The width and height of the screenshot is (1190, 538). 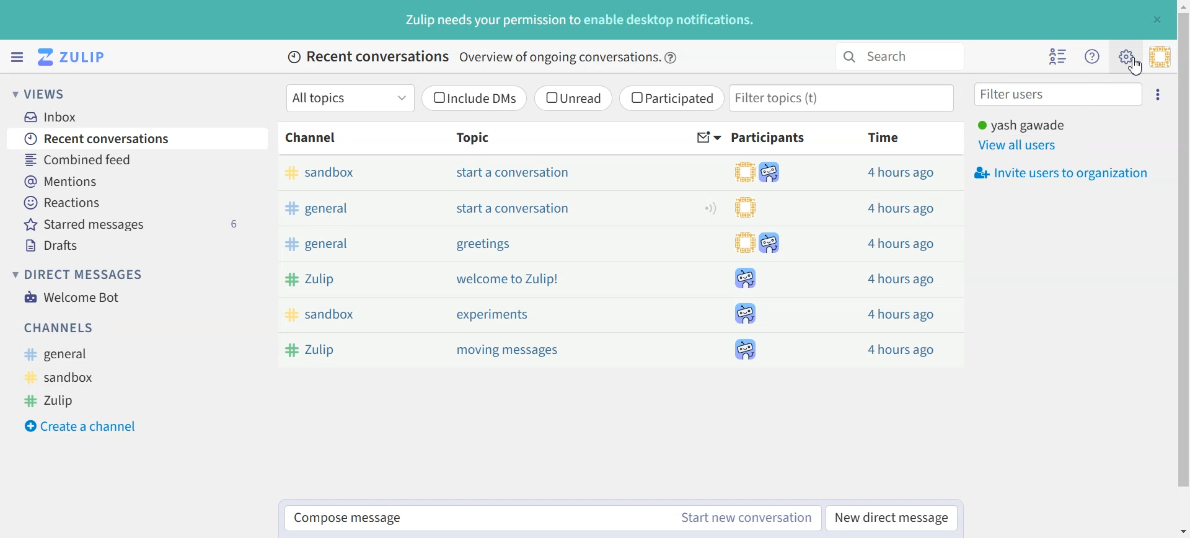 What do you see at coordinates (770, 138) in the screenshot?
I see `Participants` at bounding box center [770, 138].